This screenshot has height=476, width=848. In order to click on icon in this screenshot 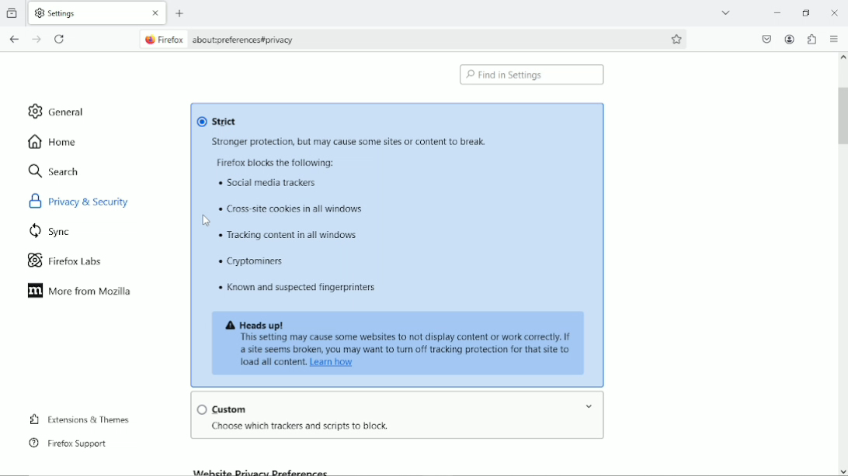, I will do `click(229, 324)`.